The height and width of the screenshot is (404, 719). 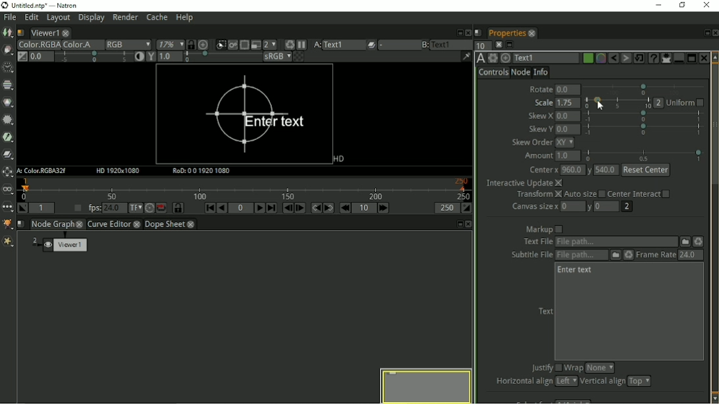 What do you see at coordinates (8, 85) in the screenshot?
I see `Channel` at bounding box center [8, 85].